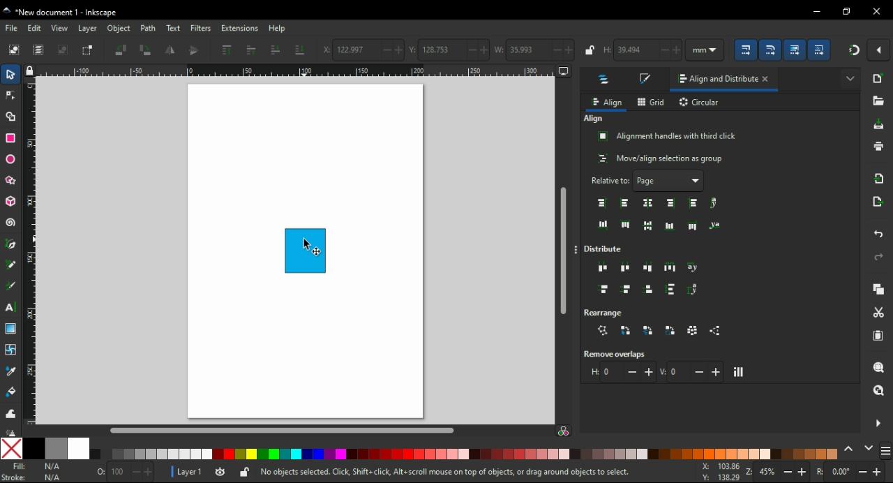 The width and height of the screenshot is (893, 483). Describe the element at coordinates (590, 50) in the screenshot. I see `lock` at that location.